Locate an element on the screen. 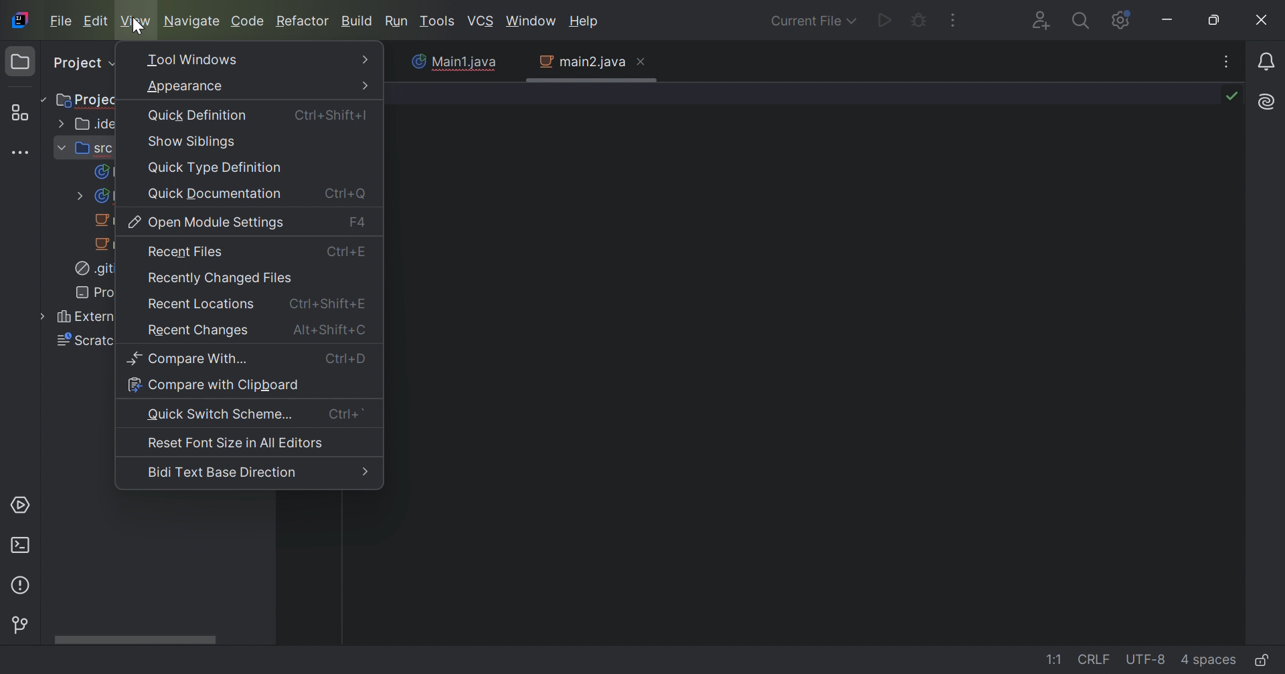 Image resolution: width=1285 pixels, height=674 pixels. More is located at coordinates (363, 58).